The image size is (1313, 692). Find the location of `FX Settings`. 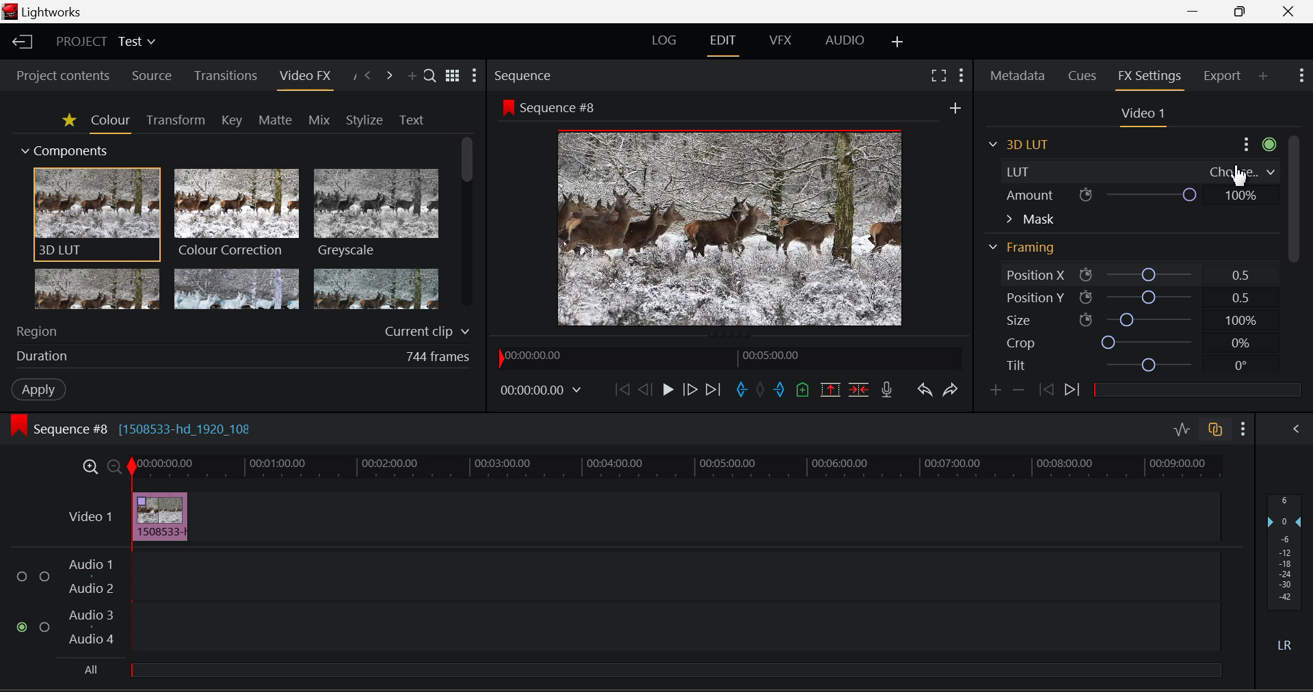

FX Settings is located at coordinates (1148, 79).